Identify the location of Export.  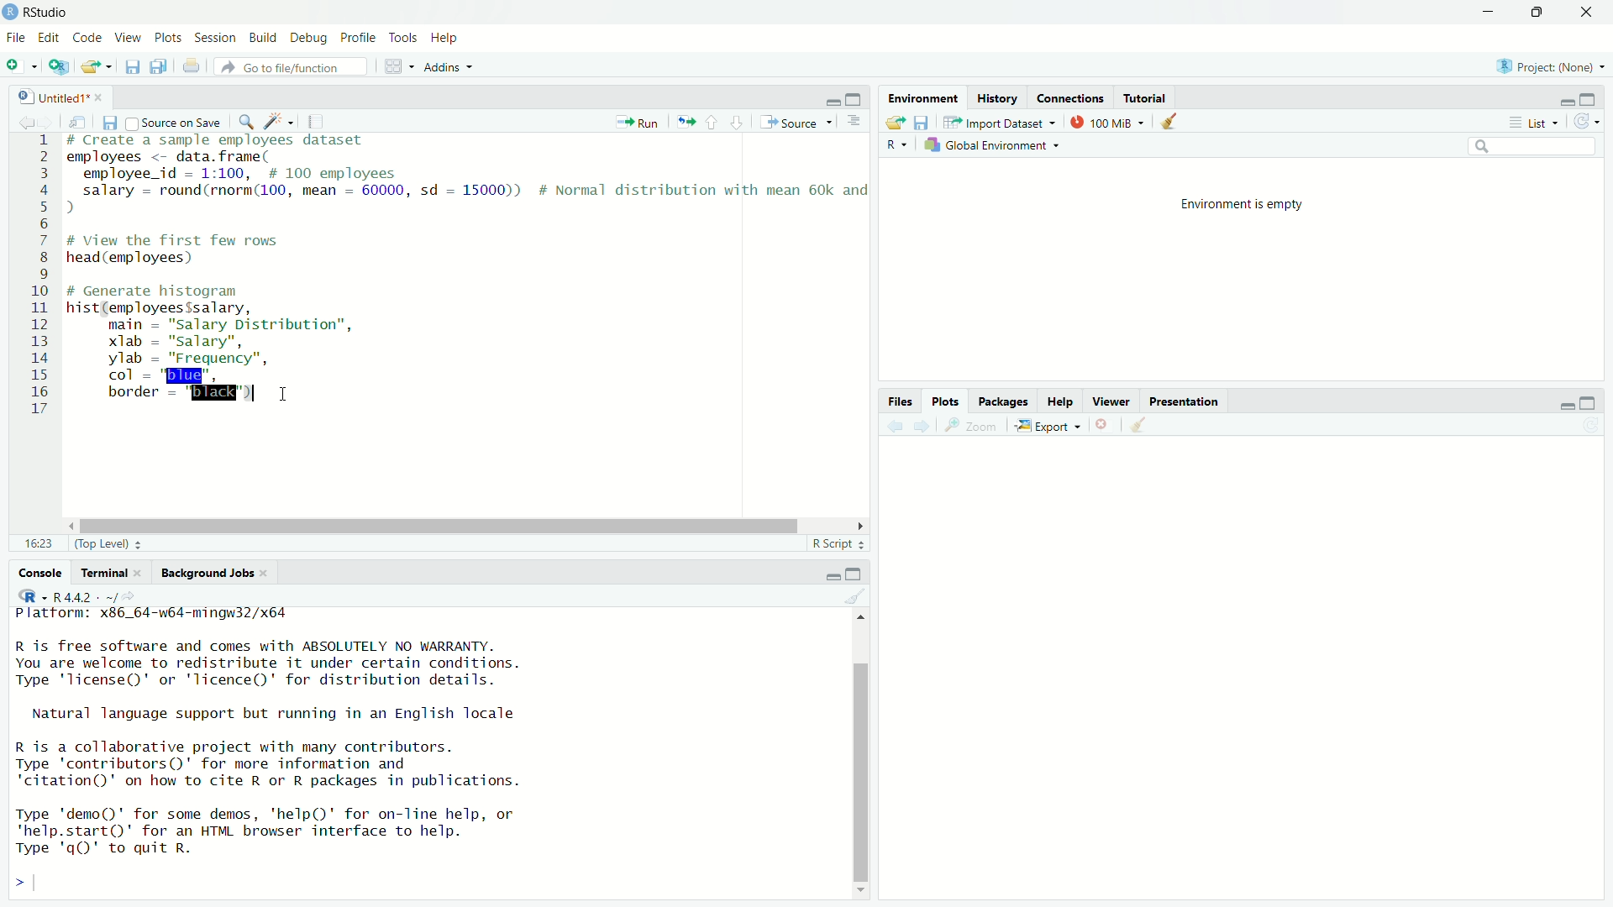
(1047, 425).